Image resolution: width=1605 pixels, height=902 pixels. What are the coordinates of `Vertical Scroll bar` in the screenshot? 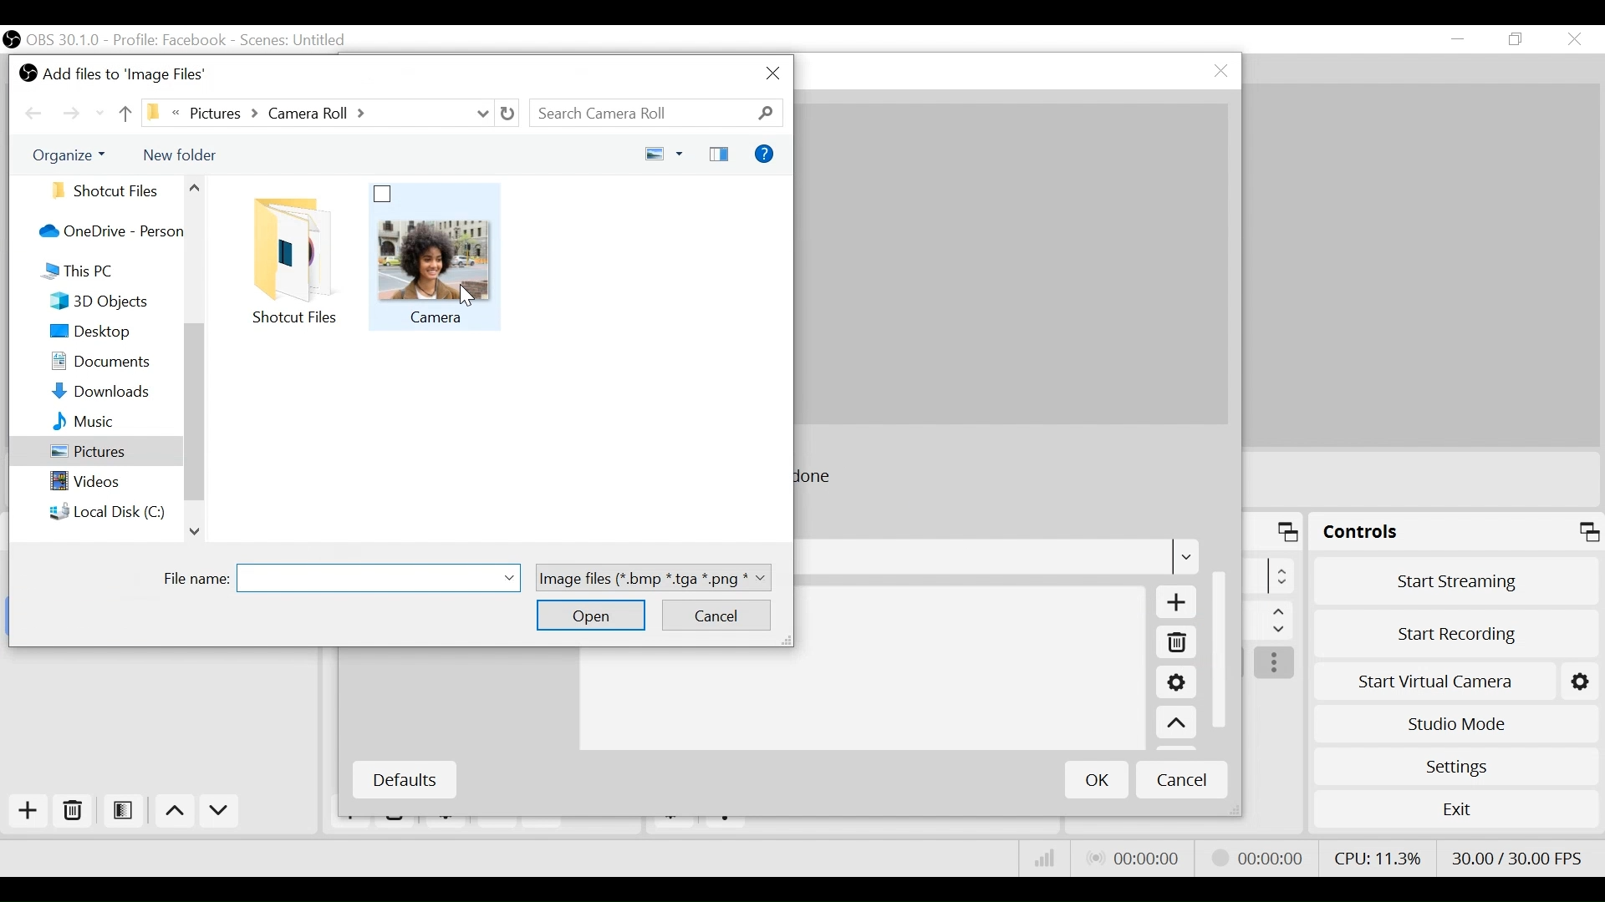 It's located at (1223, 646).